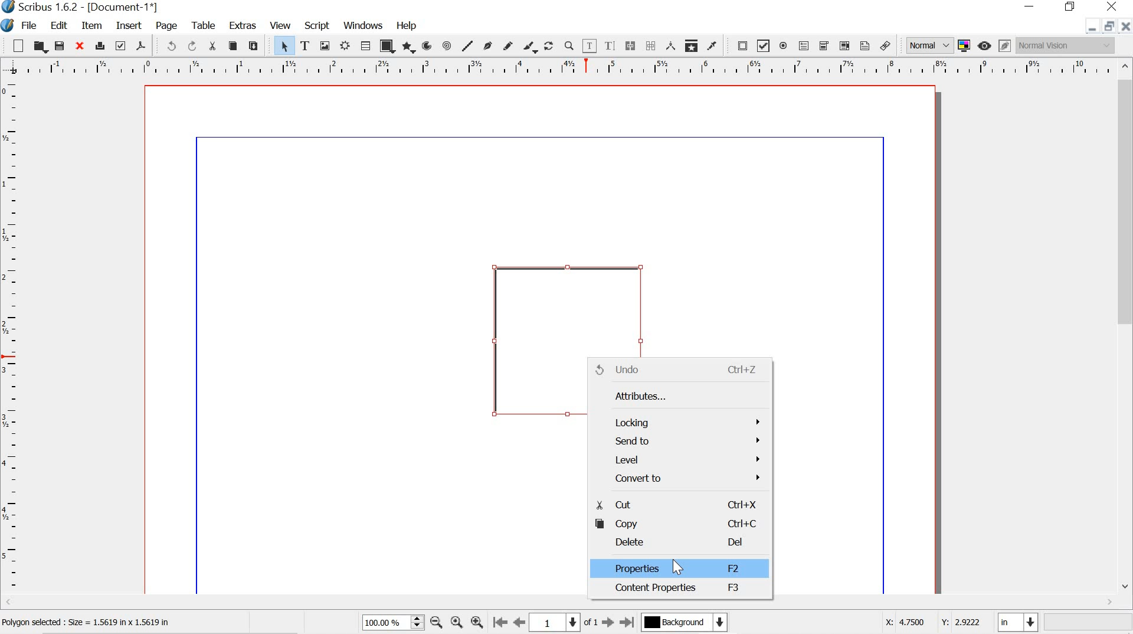  I want to click on edit in preview mode, so click(1003, 45).